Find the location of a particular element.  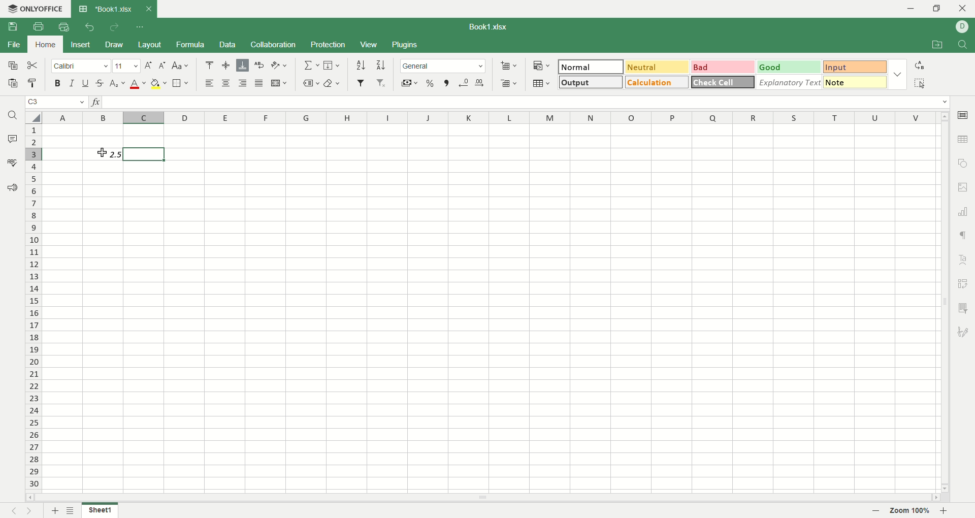

Zoom percent is located at coordinates (910, 511).